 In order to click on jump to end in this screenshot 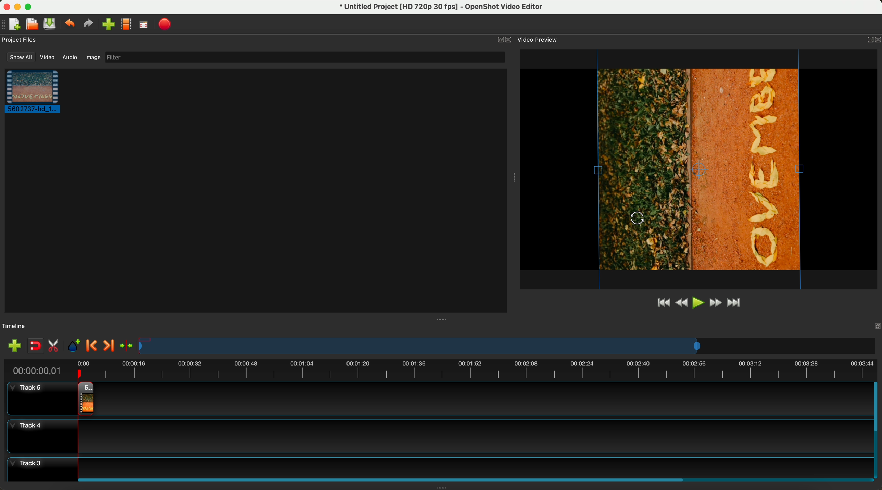, I will do `click(738, 304)`.